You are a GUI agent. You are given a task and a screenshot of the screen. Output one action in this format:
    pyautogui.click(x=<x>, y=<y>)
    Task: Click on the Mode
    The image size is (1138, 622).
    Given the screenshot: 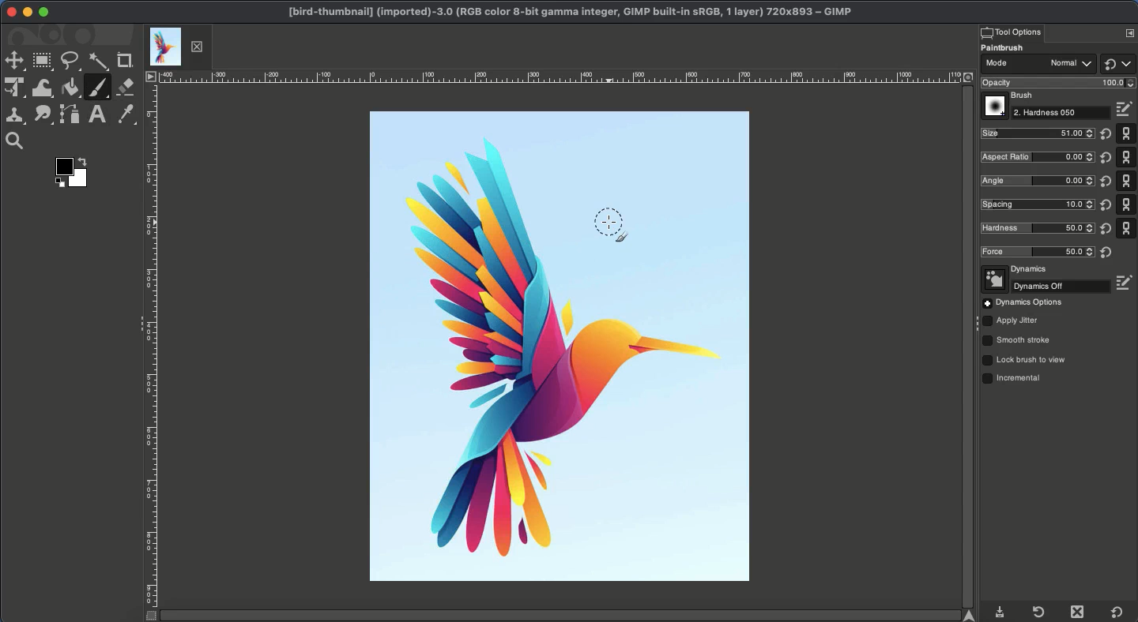 What is the action you would take?
    pyautogui.click(x=1038, y=66)
    